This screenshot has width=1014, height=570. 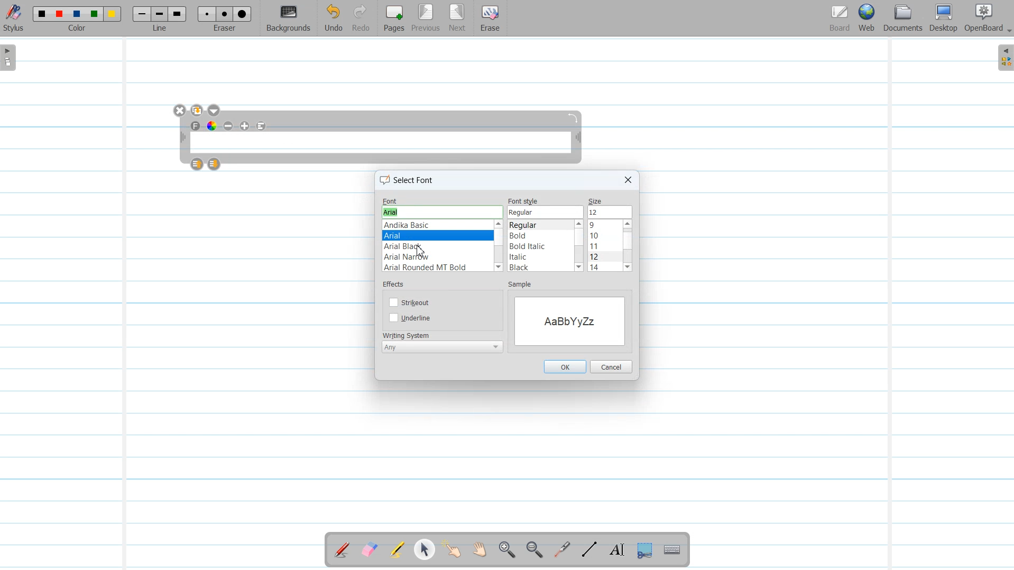 I want to click on Writing system, so click(x=441, y=348).